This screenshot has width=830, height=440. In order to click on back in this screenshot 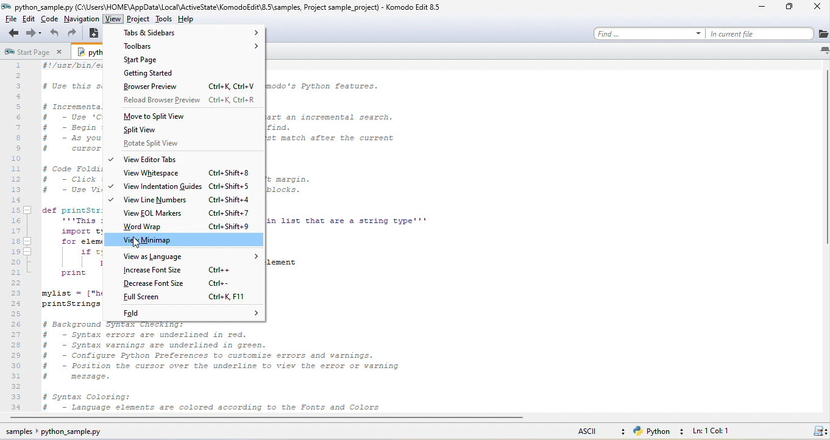, I will do `click(12, 35)`.